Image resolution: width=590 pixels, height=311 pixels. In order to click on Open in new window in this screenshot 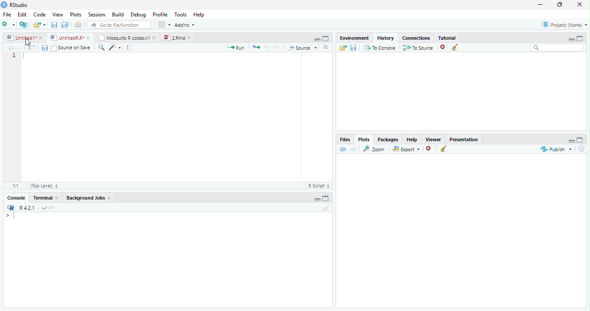, I will do `click(32, 48)`.